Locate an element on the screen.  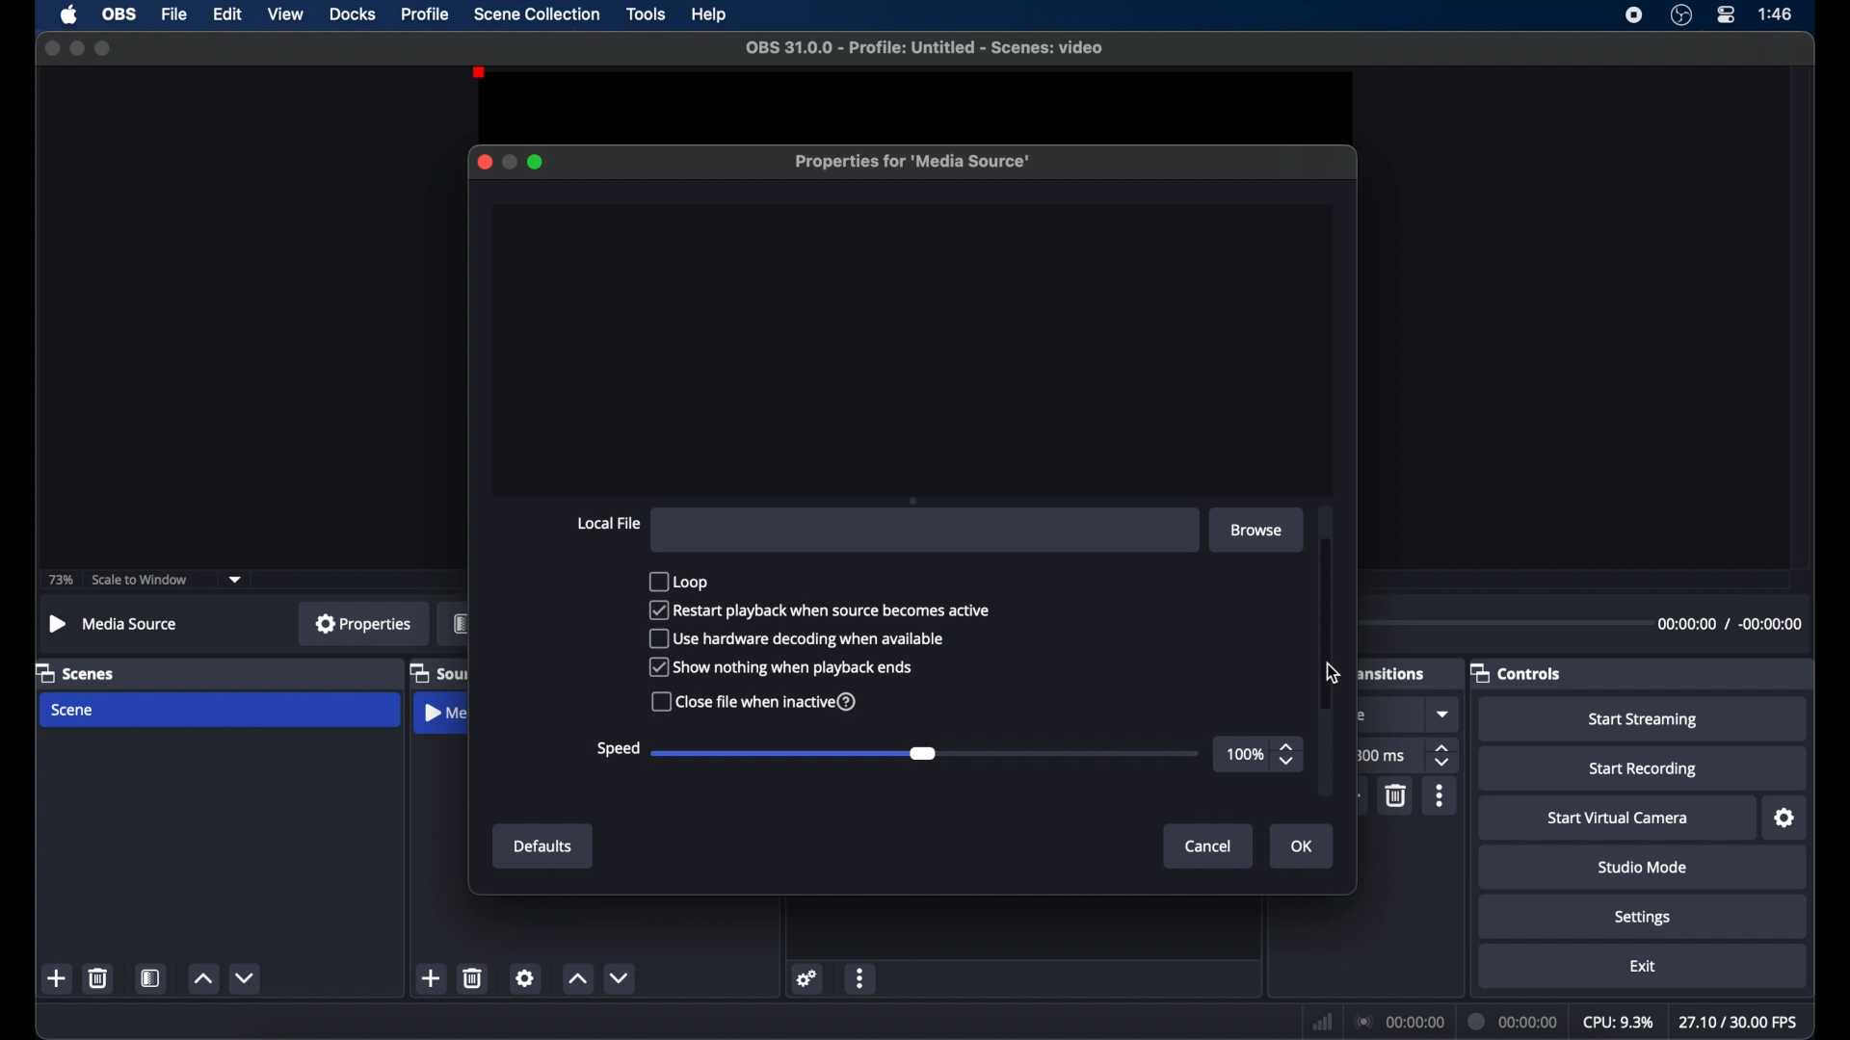
time is located at coordinates (1777, 13).